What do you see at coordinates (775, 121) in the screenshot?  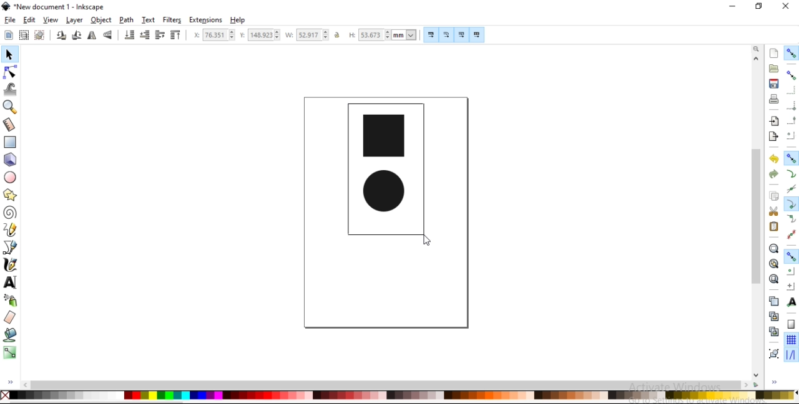 I see `import a bitmap` at bounding box center [775, 121].